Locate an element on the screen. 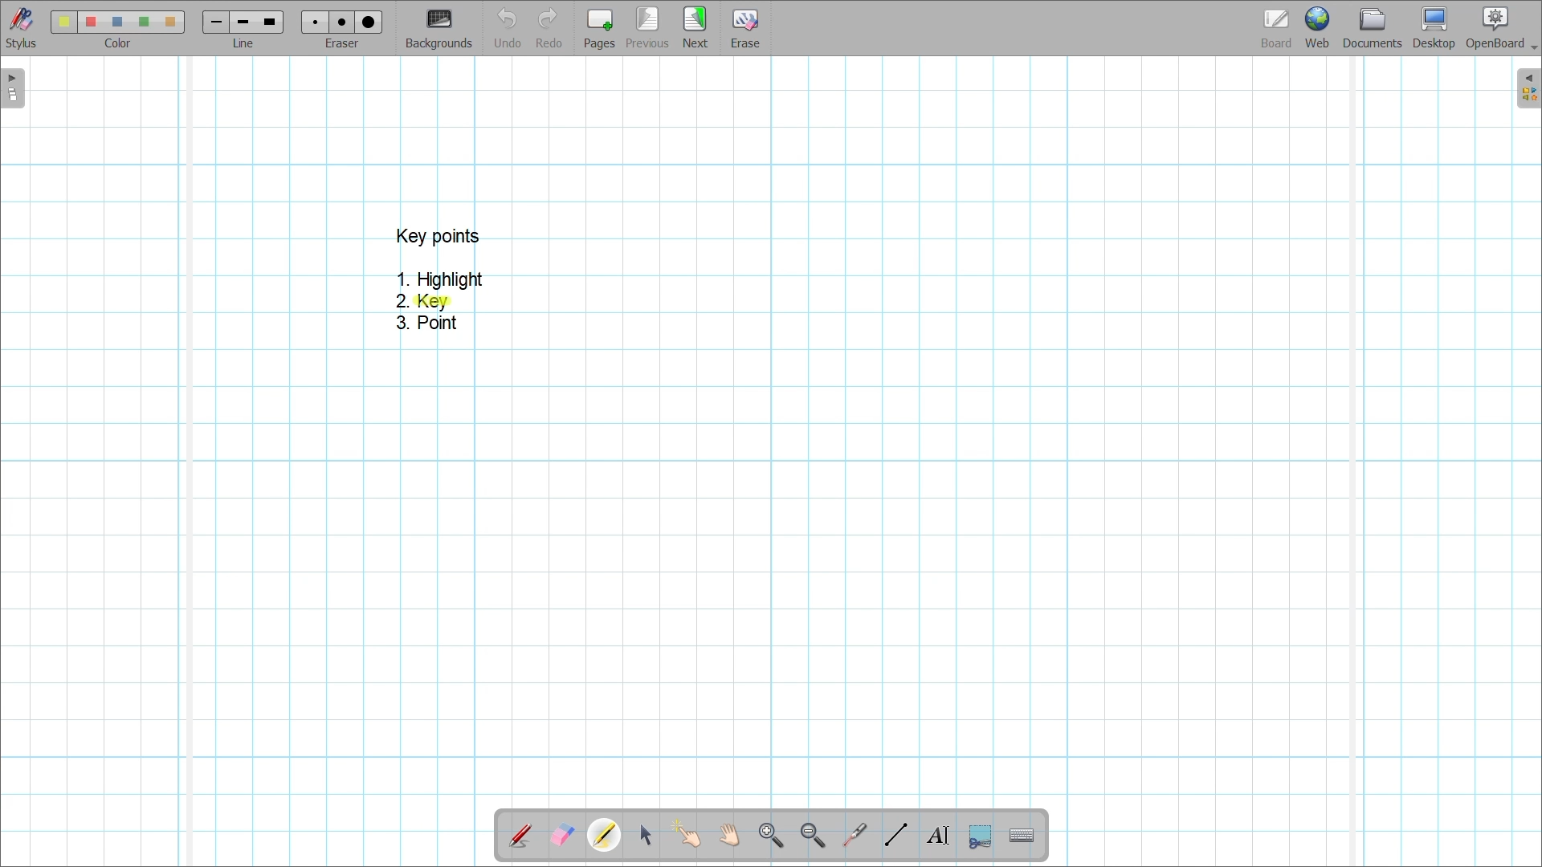 The width and height of the screenshot is (1542, 867). Display virtual keyboard is located at coordinates (1022, 836).